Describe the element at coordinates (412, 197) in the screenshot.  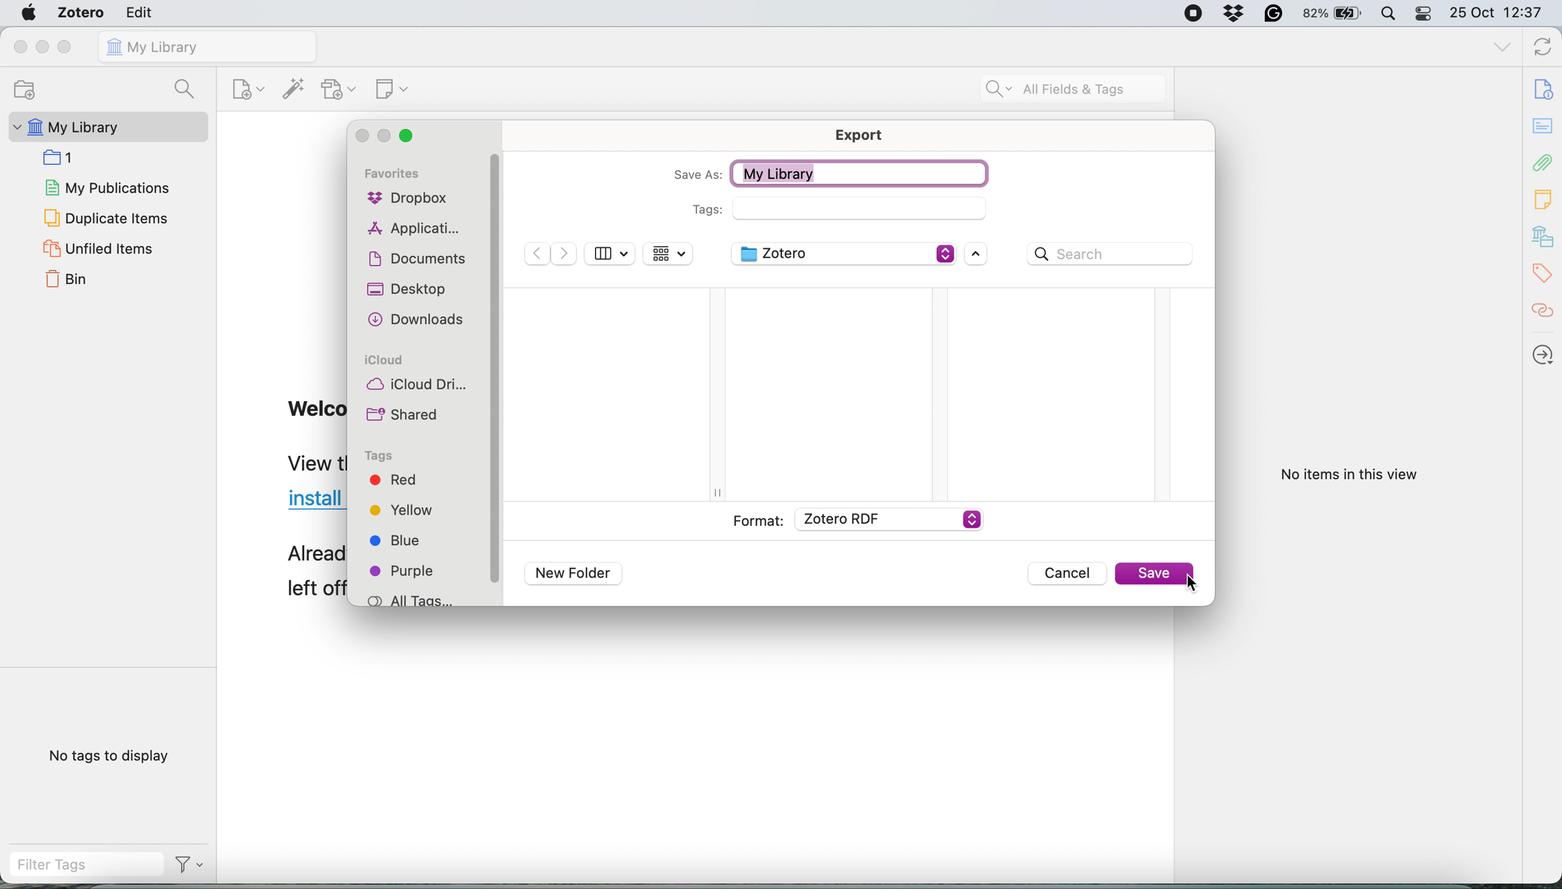
I see `Dropbox` at that location.